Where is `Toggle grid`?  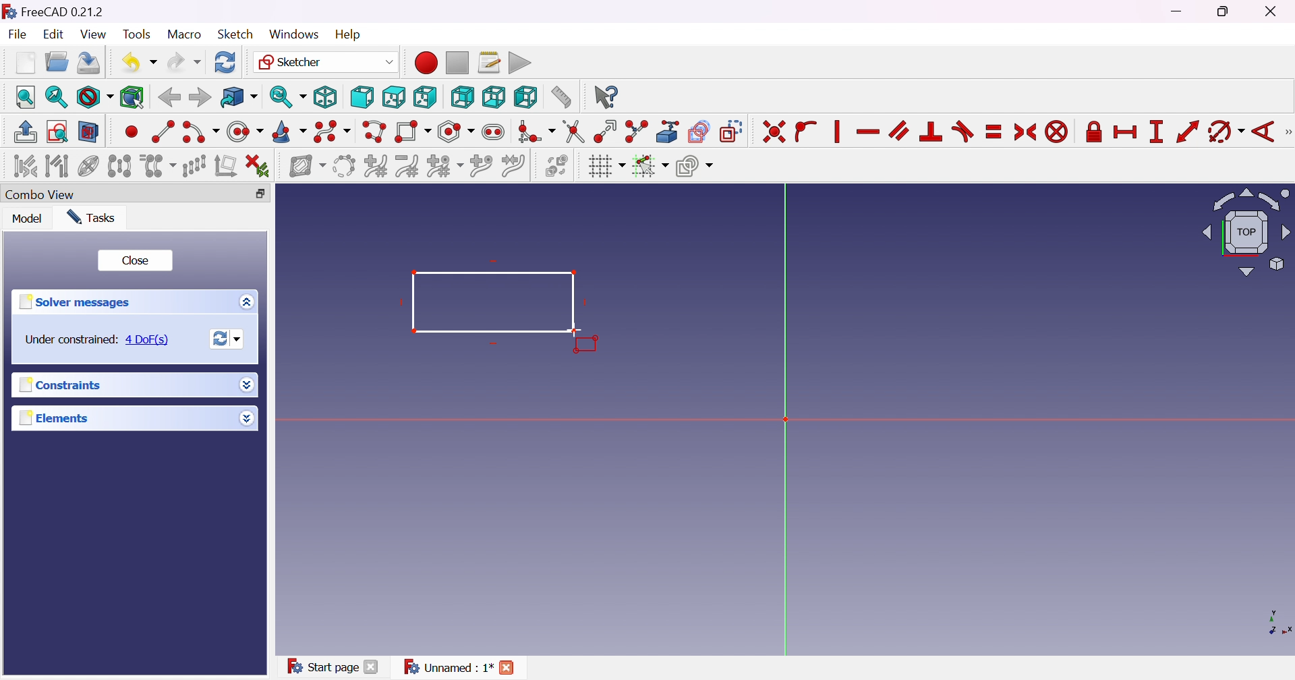
Toggle grid is located at coordinates (606, 167).